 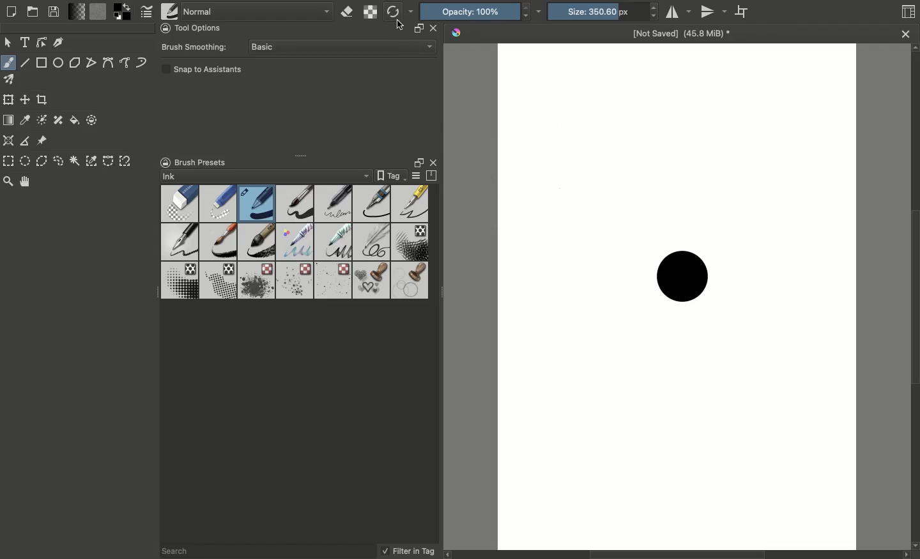 I want to click on Dynamic brush tool, so click(x=142, y=63).